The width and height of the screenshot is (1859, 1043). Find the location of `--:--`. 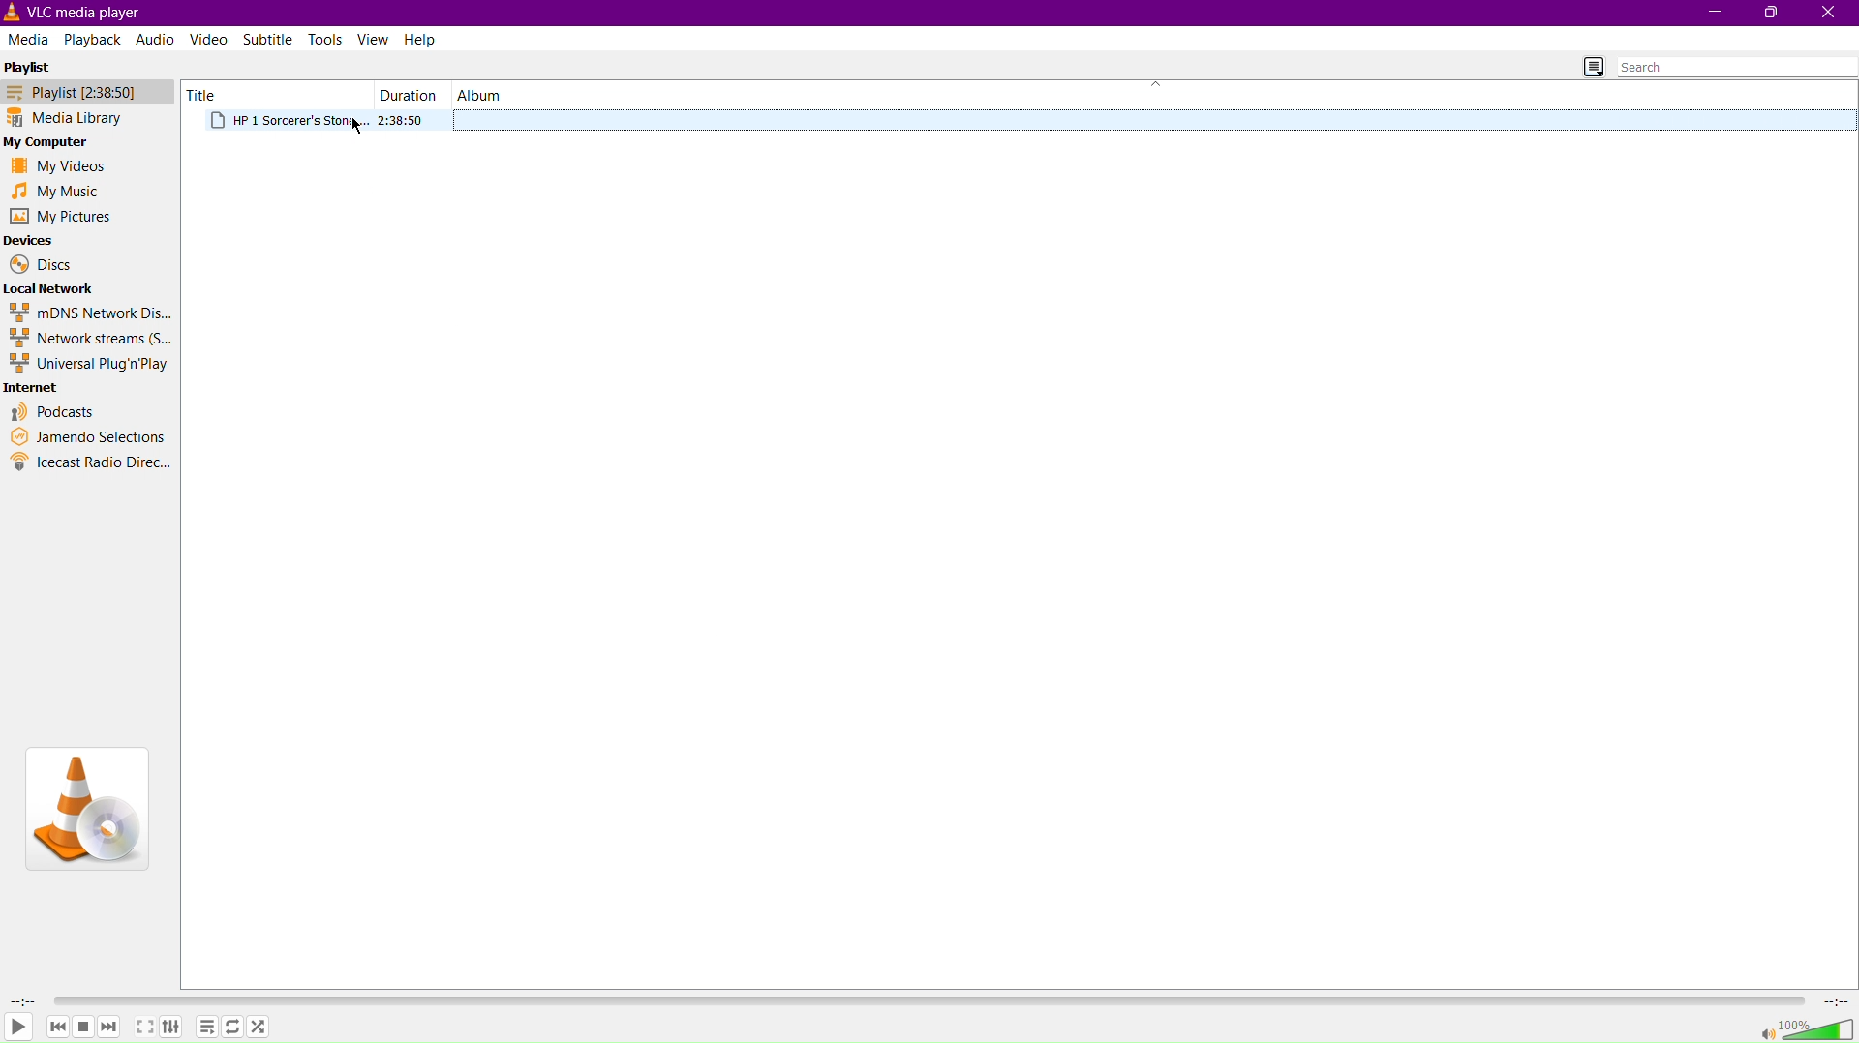

--:-- is located at coordinates (23, 1001).